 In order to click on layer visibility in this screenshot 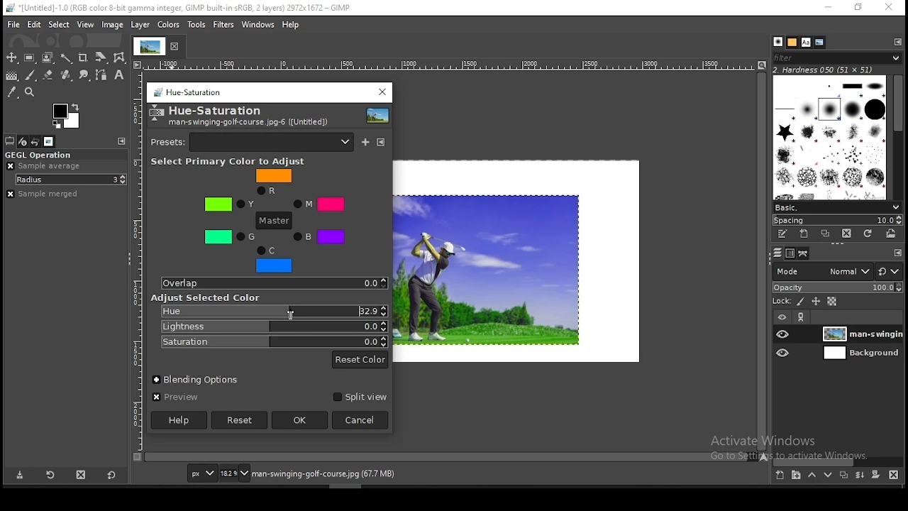, I will do `click(781, 318)`.